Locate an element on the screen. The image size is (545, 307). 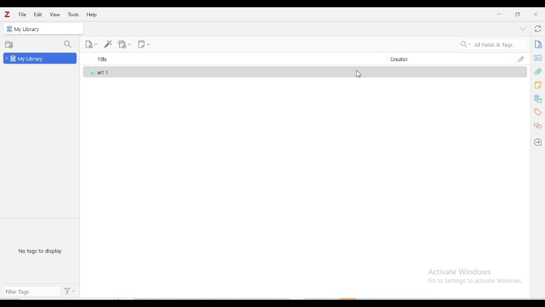
libraries and collections is located at coordinates (538, 99).